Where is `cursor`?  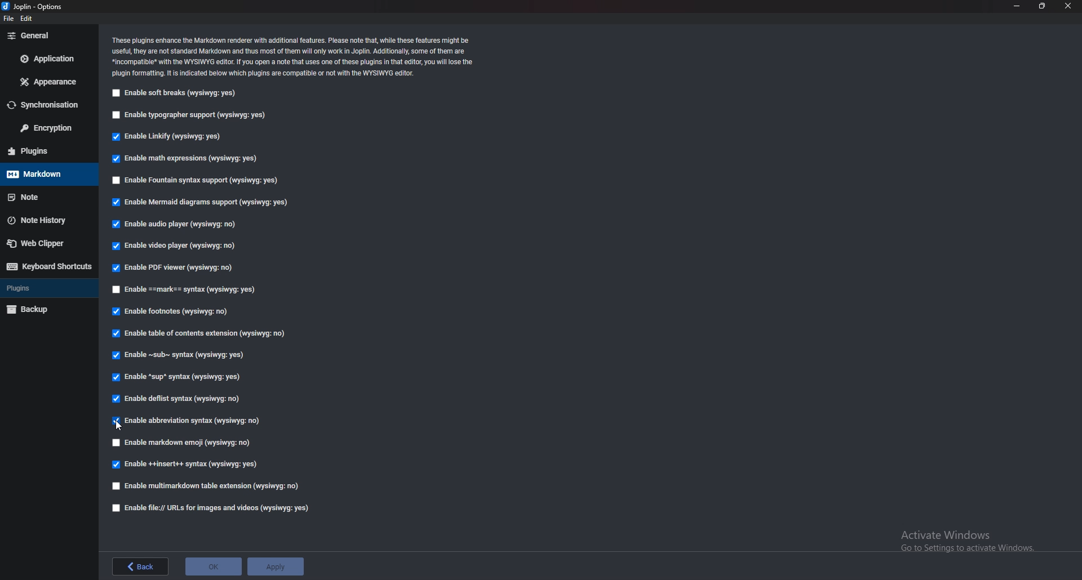 cursor is located at coordinates (120, 424).